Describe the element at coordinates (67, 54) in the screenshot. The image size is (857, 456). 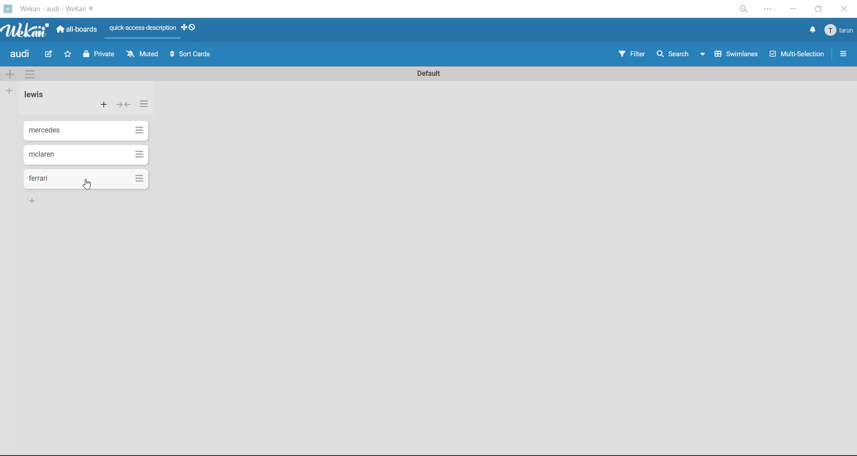
I see `star` at that location.